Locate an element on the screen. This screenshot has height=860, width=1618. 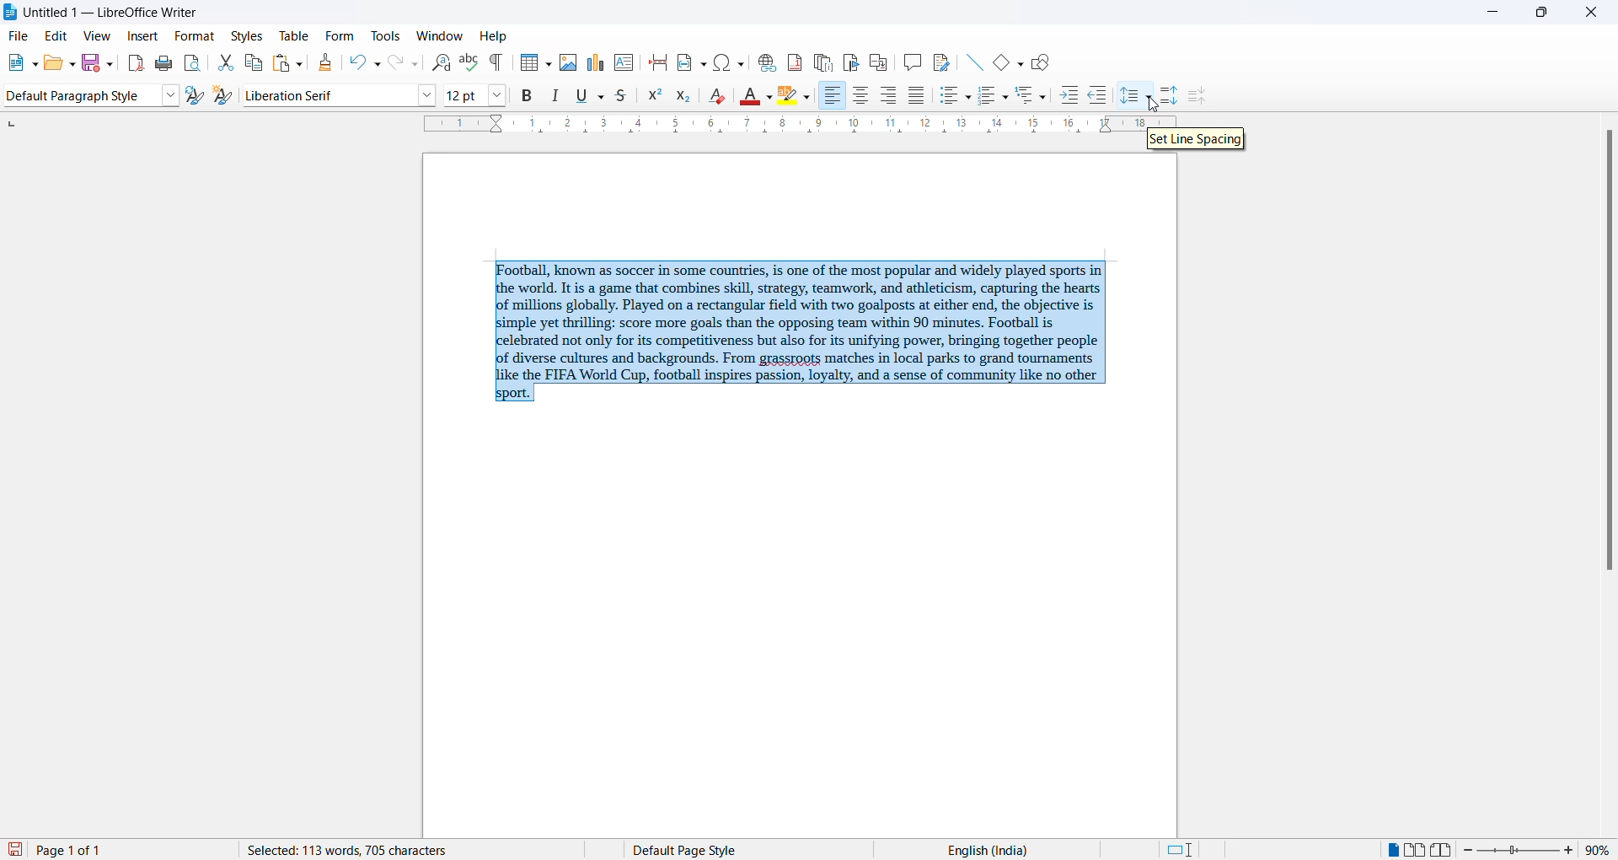
insert bookmark is located at coordinates (853, 62).